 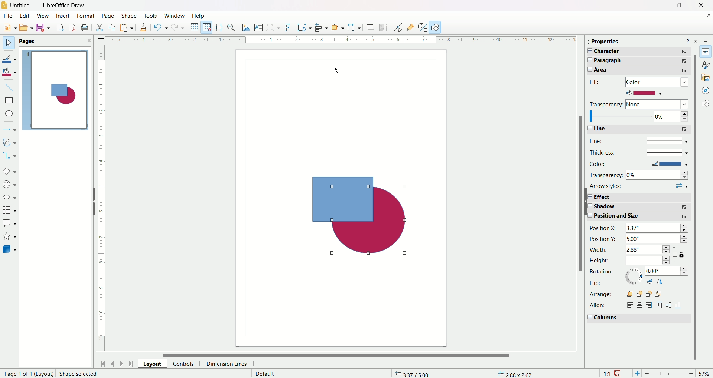 I want to click on close, so click(x=697, y=40).